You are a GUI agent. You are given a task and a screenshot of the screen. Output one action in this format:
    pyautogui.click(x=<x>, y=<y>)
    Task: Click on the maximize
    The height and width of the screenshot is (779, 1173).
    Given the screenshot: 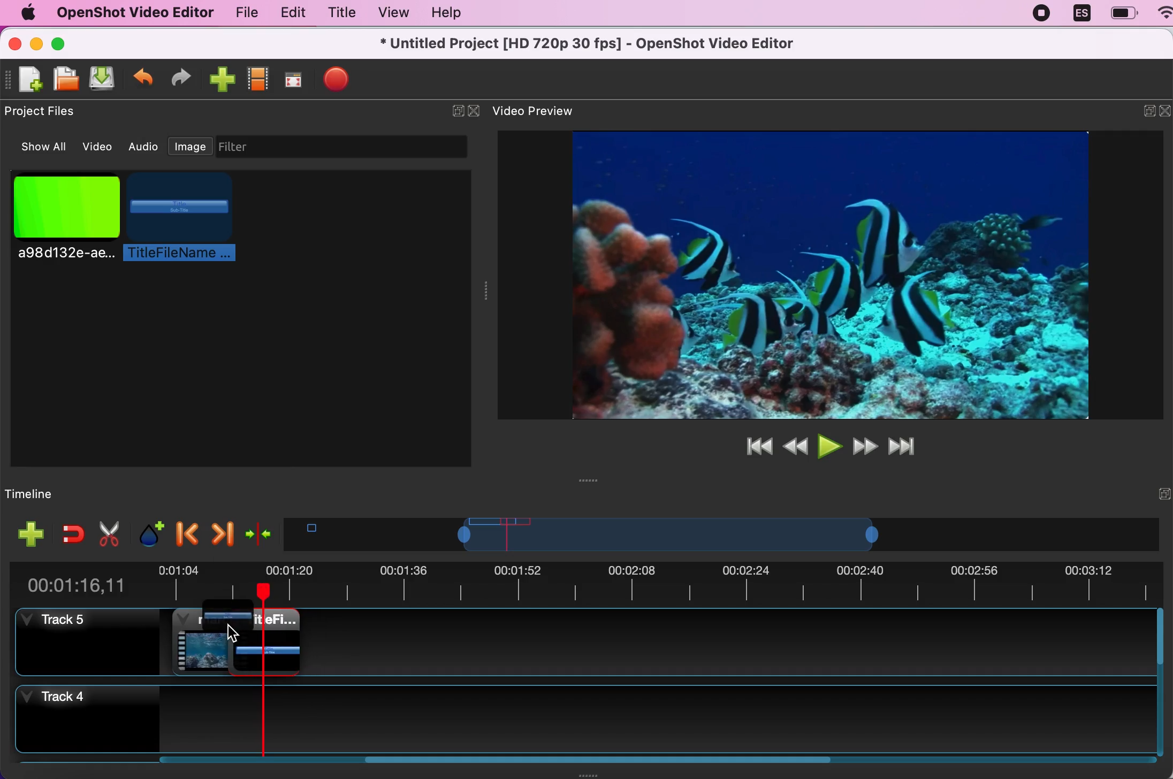 What is the action you would take?
    pyautogui.click(x=72, y=42)
    